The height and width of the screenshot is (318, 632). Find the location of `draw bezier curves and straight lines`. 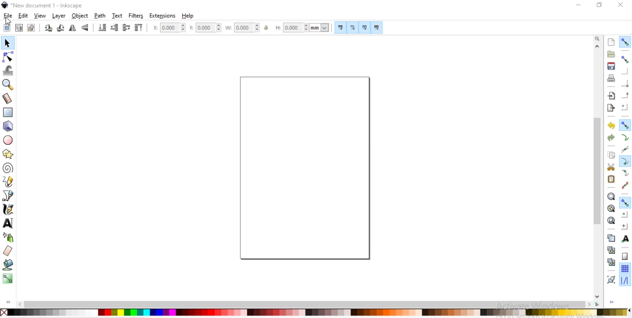

draw bezier curves and straight lines is located at coordinates (8, 195).